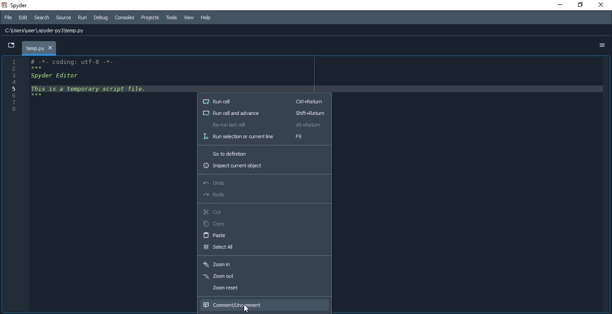  I want to click on Cut, so click(265, 212).